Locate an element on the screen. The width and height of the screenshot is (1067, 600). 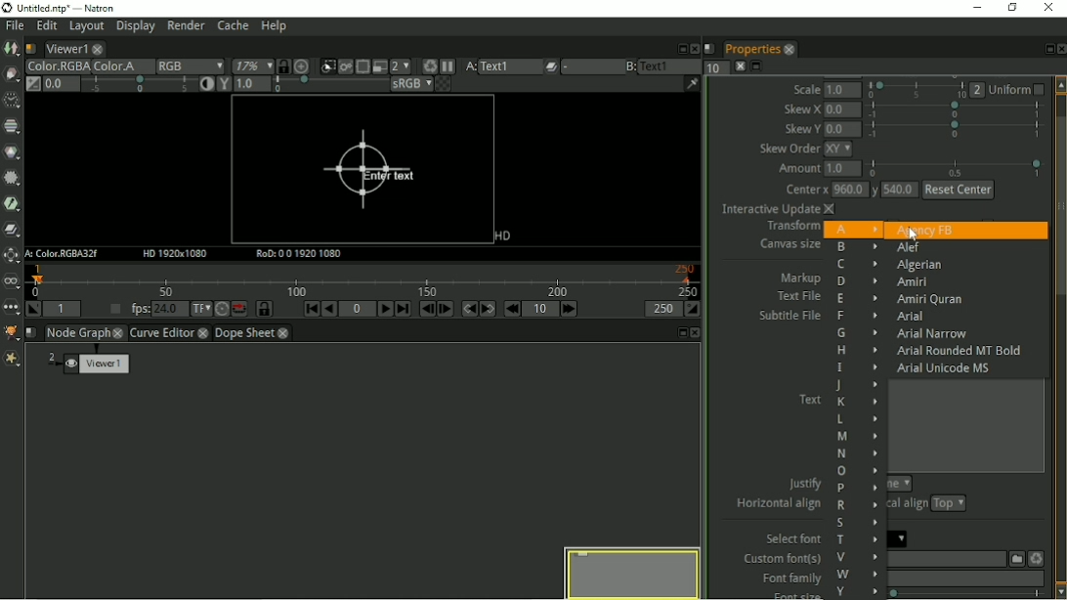
Extra is located at coordinates (12, 360).